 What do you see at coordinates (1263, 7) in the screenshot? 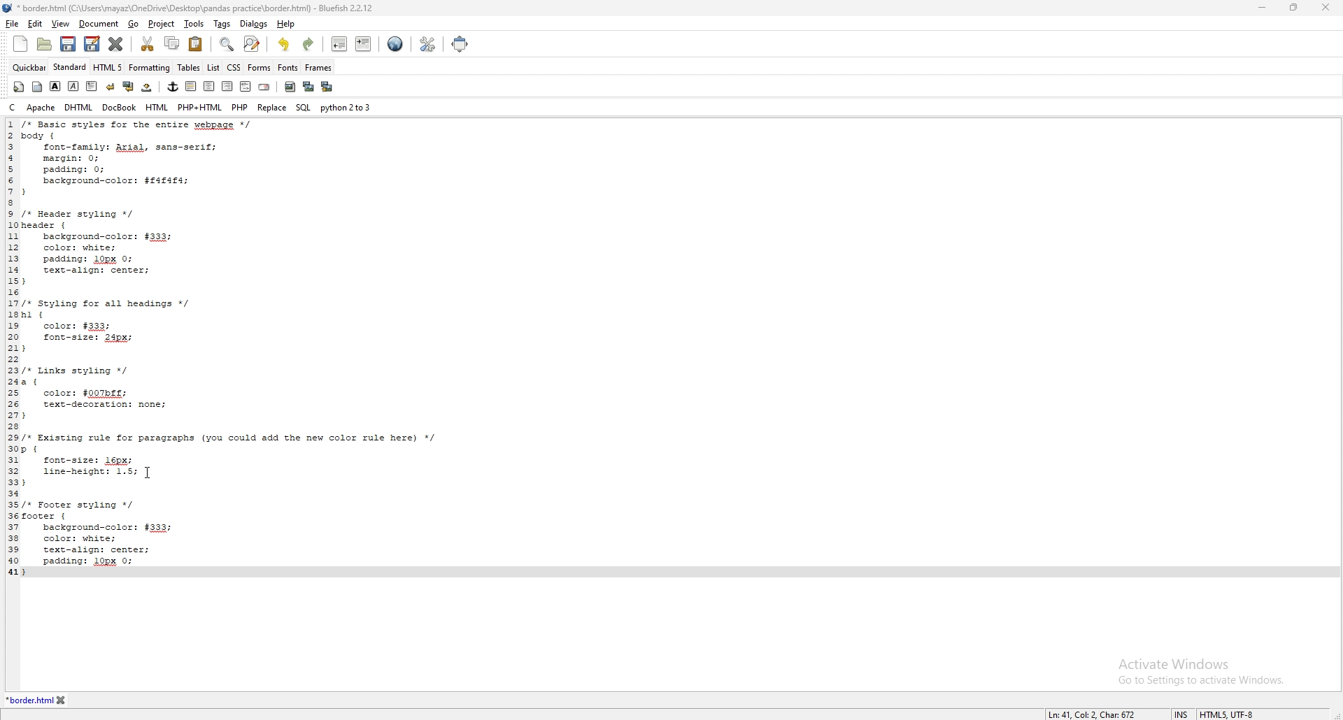
I see `minimize` at bounding box center [1263, 7].